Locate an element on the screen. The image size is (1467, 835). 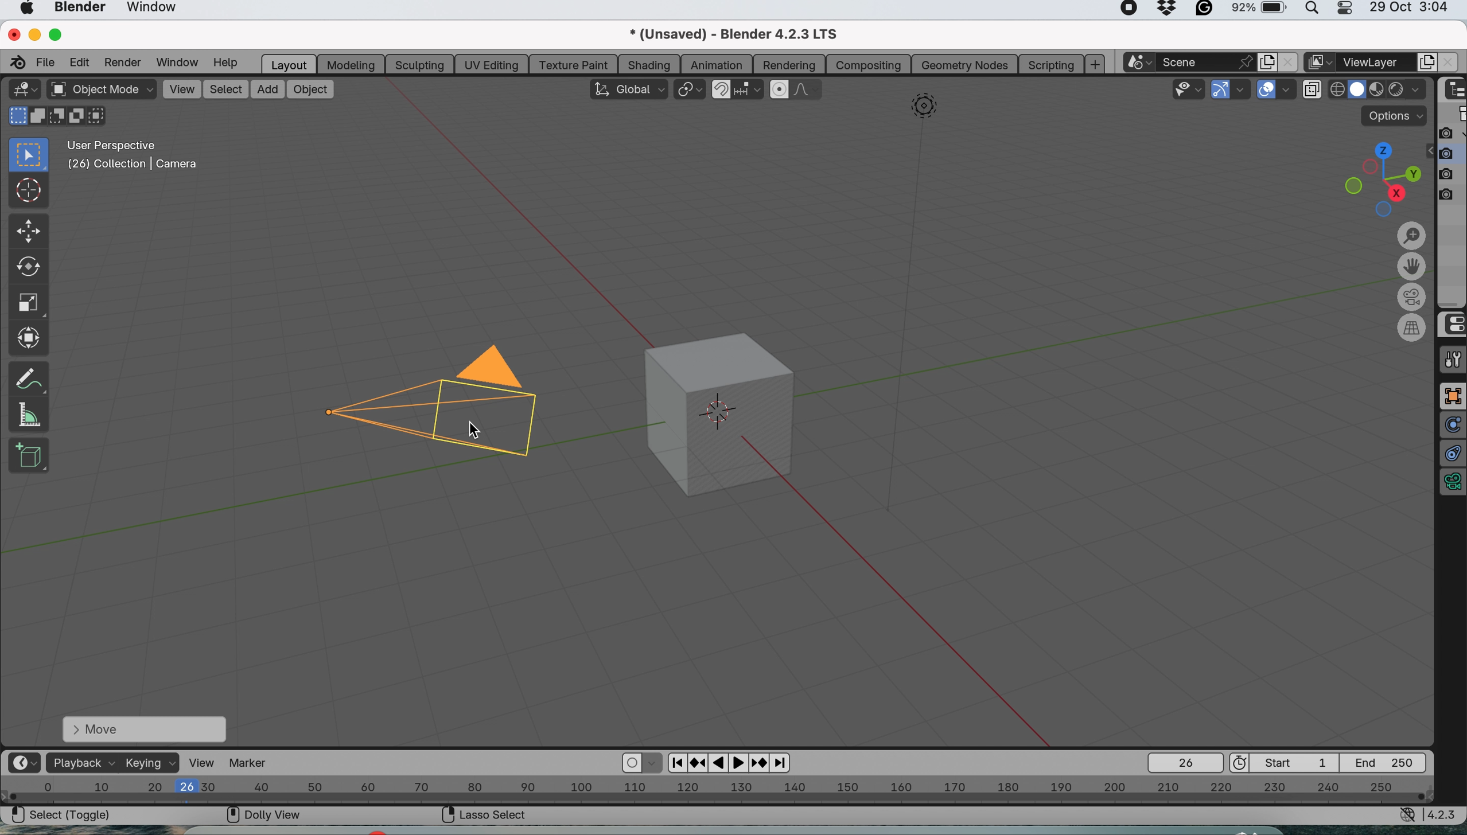
layout is located at coordinates (287, 64).